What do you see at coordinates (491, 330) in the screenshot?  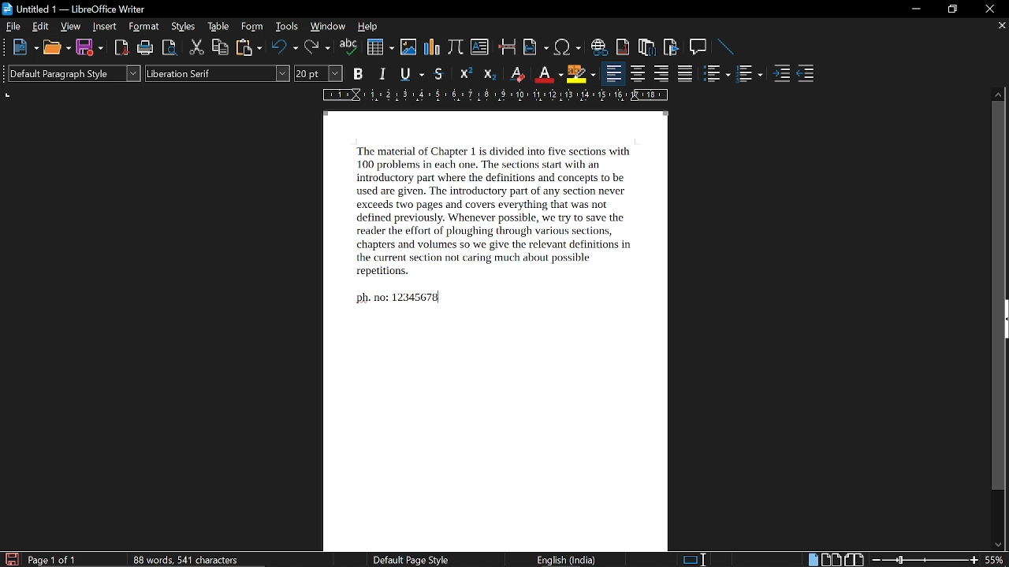 I see `The material of Chapter 1 is divided into five sections with
100 problems in each one. The sections start with an
introductory part where the definitions and concepts to be
used are given. The introductory part of any section never
exceeds two pages and covers everything that was not
defined previously. Whenever possible, we try to save the
reader the effort of ploughing through various sections,
chapters and volumes so we give the relevant definitions in
the current section not caring much about possible
repetitions.

ph. no: 12345674` at bounding box center [491, 330].